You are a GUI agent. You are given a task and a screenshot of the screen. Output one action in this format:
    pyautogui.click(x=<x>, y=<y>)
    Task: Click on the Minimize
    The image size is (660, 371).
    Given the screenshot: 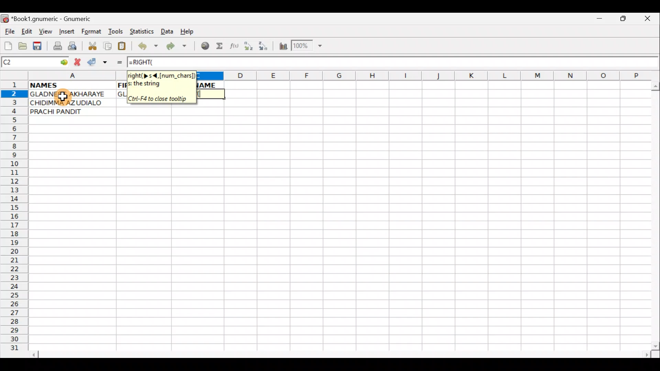 What is the action you would take?
    pyautogui.click(x=598, y=20)
    